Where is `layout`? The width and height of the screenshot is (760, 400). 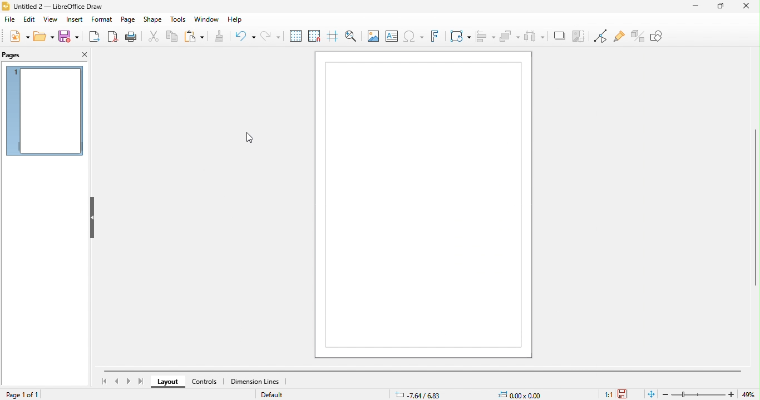
layout is located at coordinates (166, 383).